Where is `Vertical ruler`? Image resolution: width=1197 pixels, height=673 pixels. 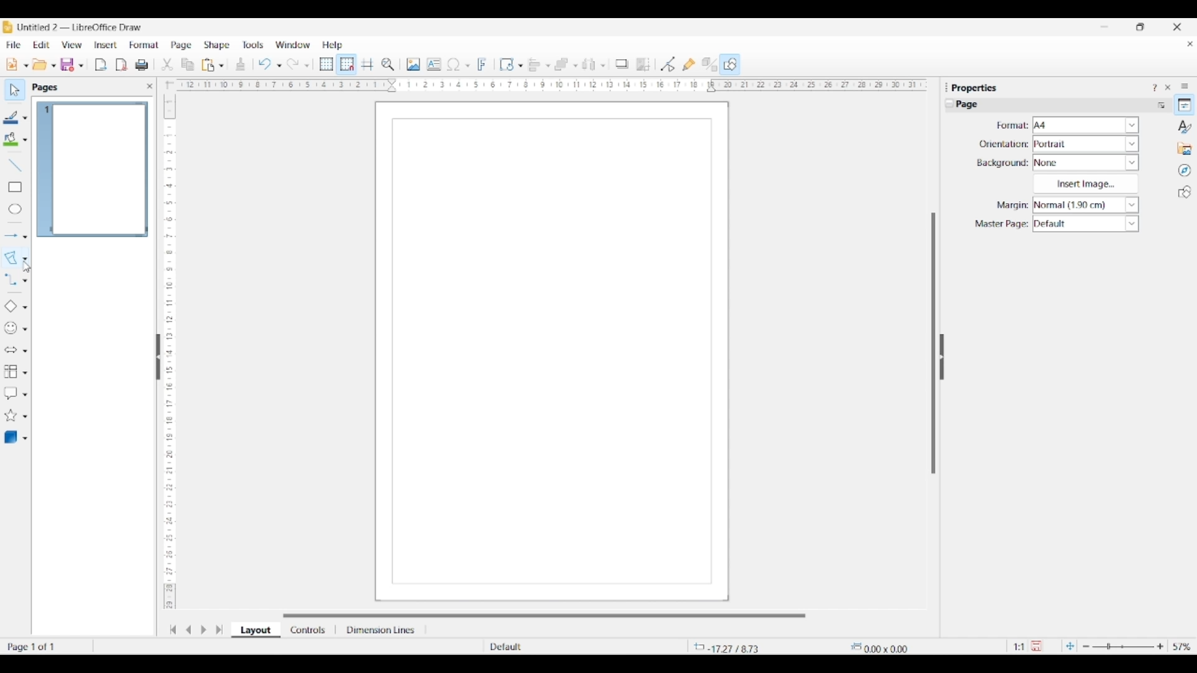 Vertical ruler is located at coordinates (168, 346).